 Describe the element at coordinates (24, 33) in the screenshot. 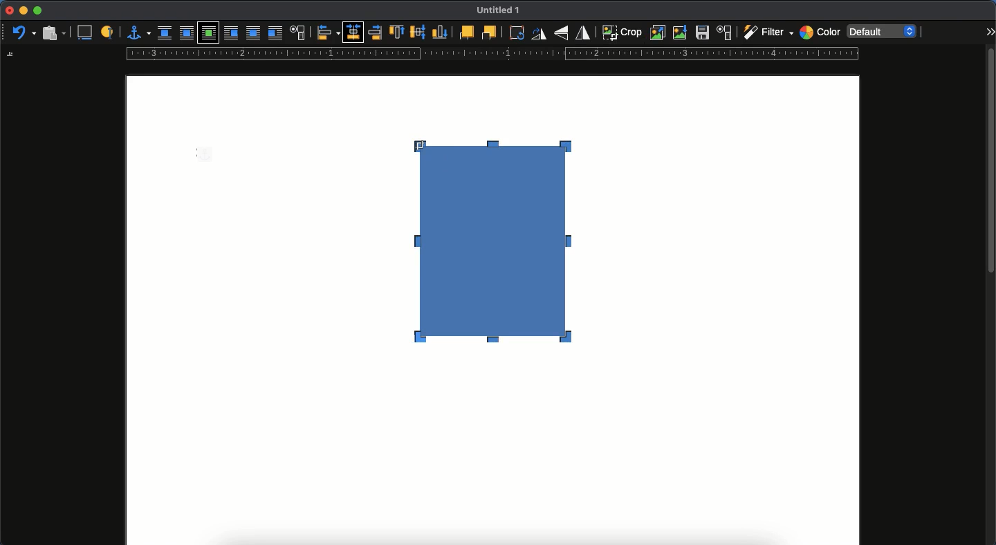

I see `undo` at that location.